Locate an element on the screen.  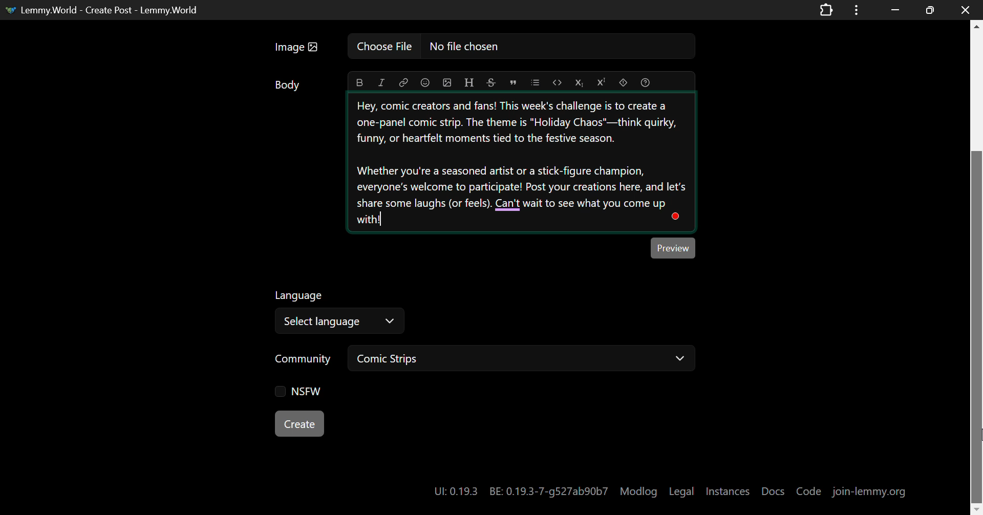
Formatting Help is located at coordinates (648, 82).